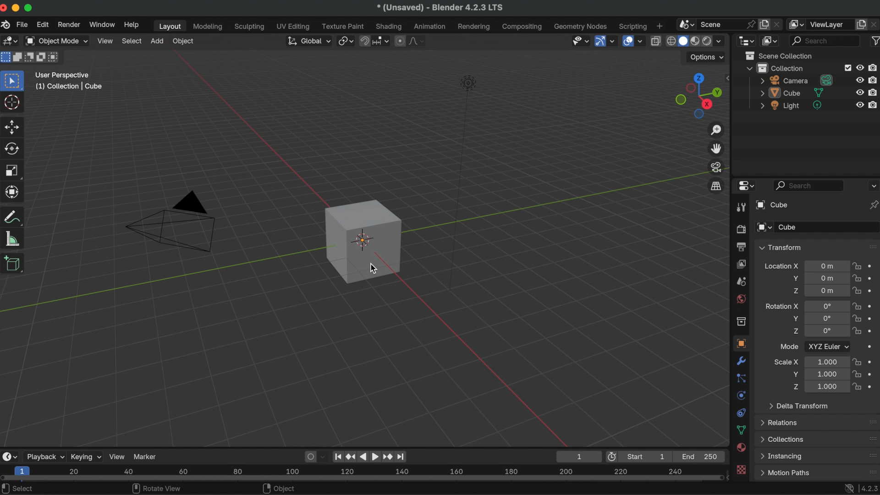 The height and width of the screenshot is (495, 880). What do you see at coordinates (770, 40) in the screenshot?
I see `display mode` at bounding box center [770, 40].